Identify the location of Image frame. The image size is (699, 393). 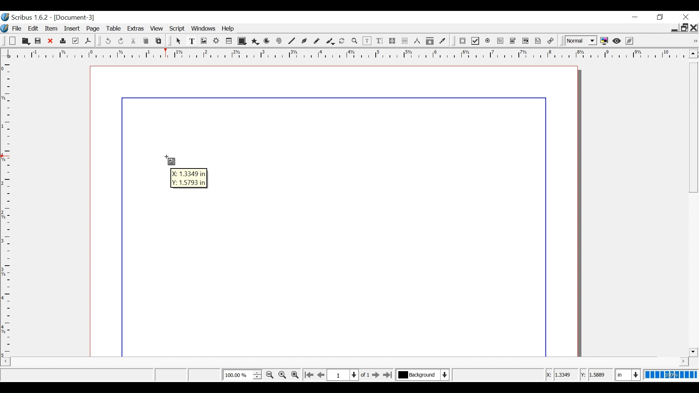
(204, 41).